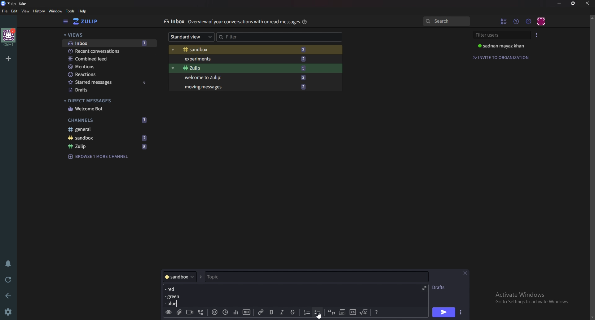 This screenshot has height=320, width=595. I want to click on Settings, so click(8, 313).